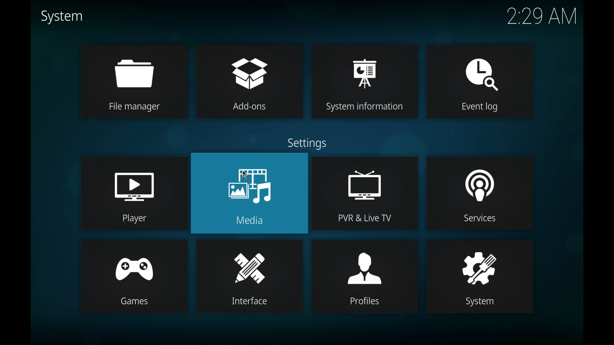  Describe the element at coordinates (250, 107) in the screenshot. I see `Add-ons` at that location.